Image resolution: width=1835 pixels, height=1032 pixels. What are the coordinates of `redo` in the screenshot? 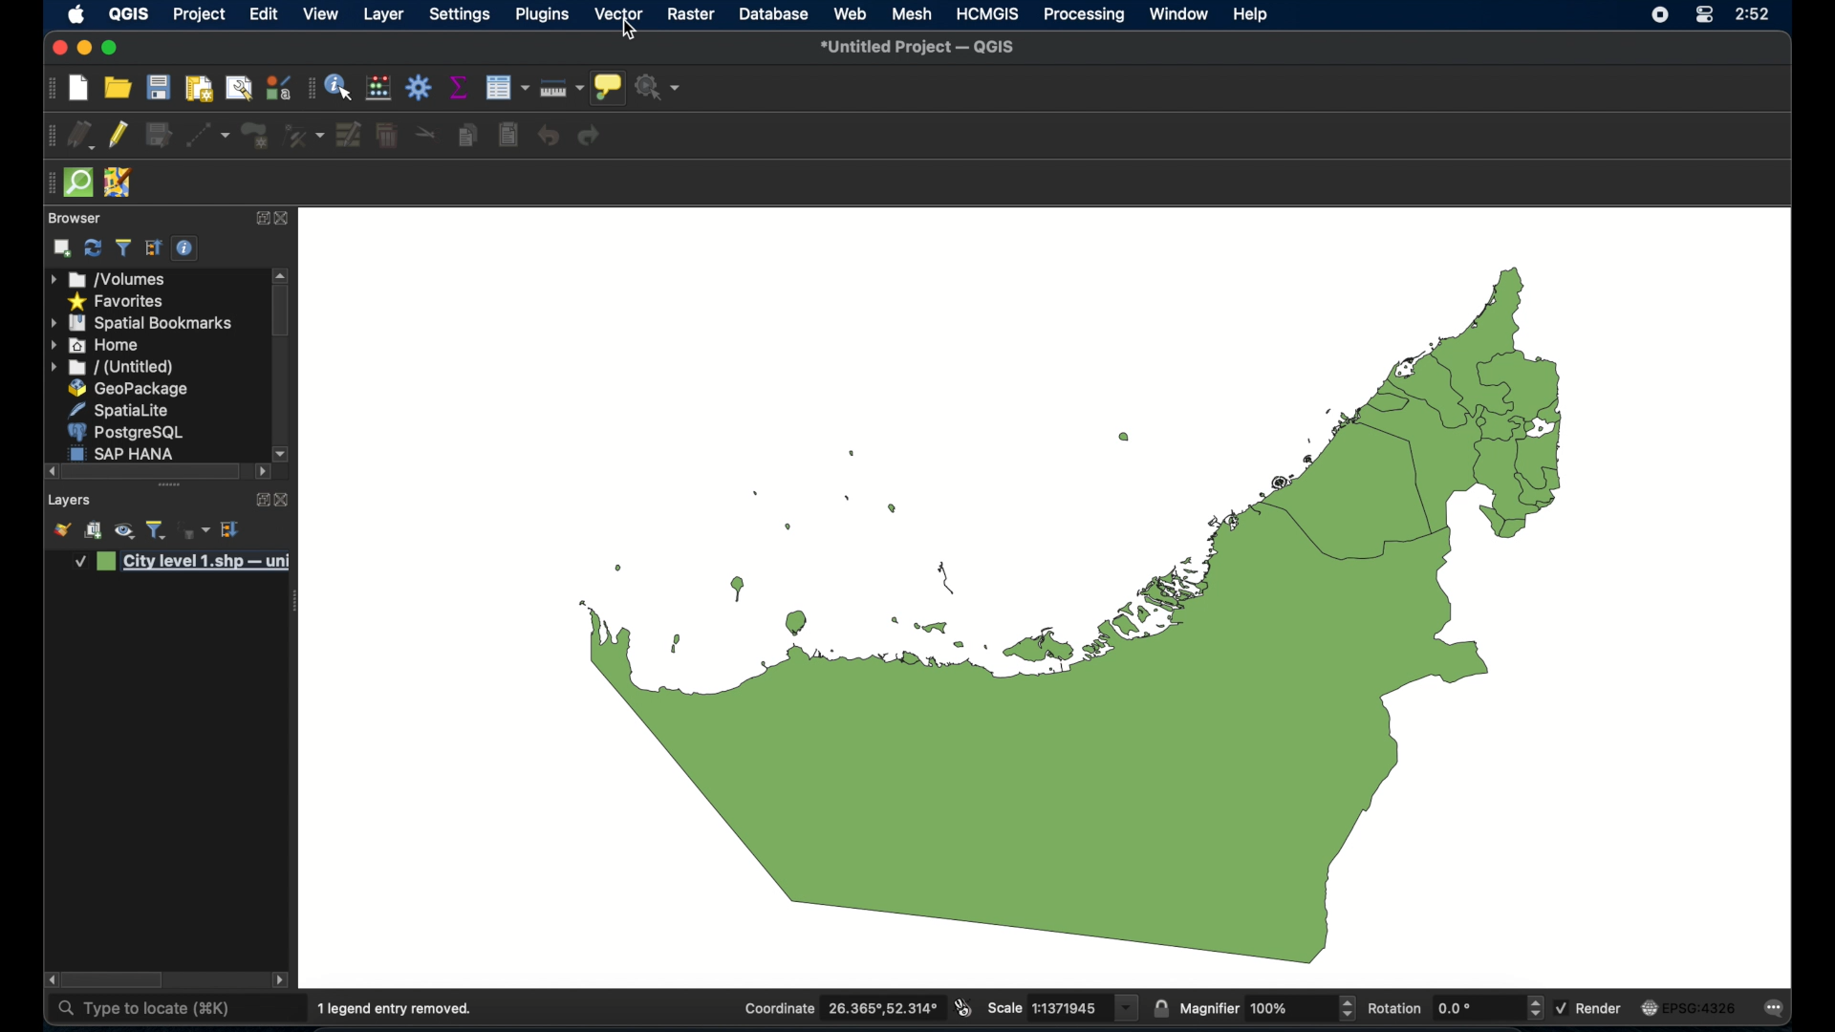 It's located at (590, 136).